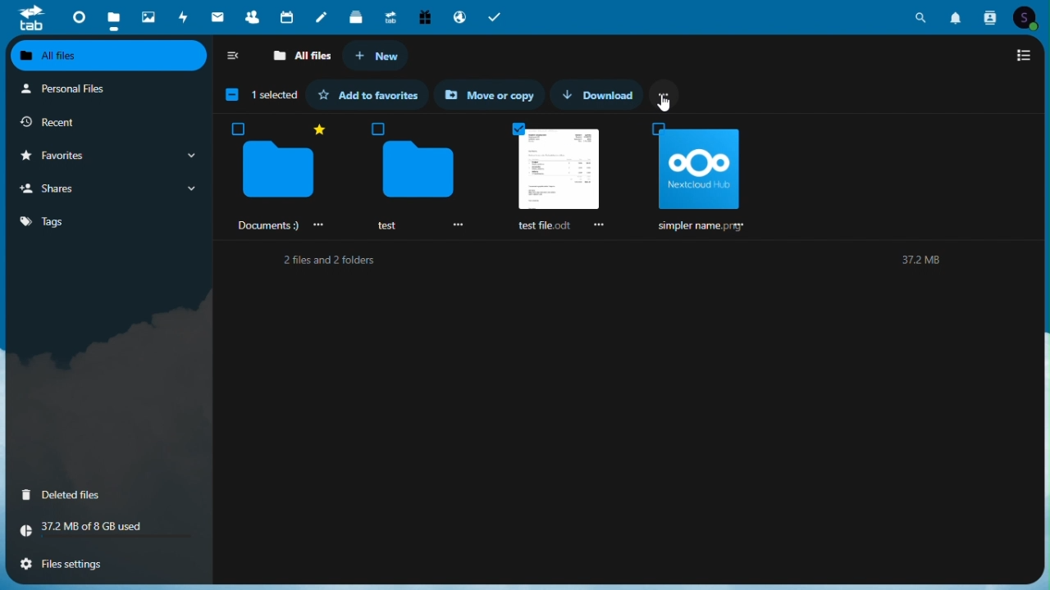 The image size is (1050, 590). Describe the element at coordinates (327, 259) in the screenshot. I see `2 files and 2 folders` at that location.